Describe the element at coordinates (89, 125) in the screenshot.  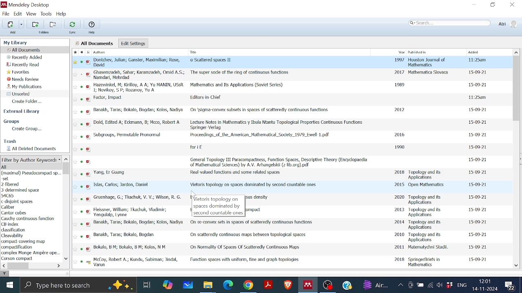
I see `pdf` at that location.